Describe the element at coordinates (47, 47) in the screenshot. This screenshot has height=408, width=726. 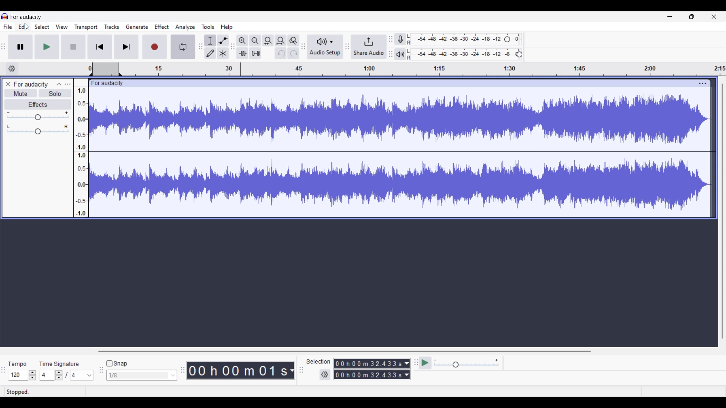
I see `Play/Play once` at that location.